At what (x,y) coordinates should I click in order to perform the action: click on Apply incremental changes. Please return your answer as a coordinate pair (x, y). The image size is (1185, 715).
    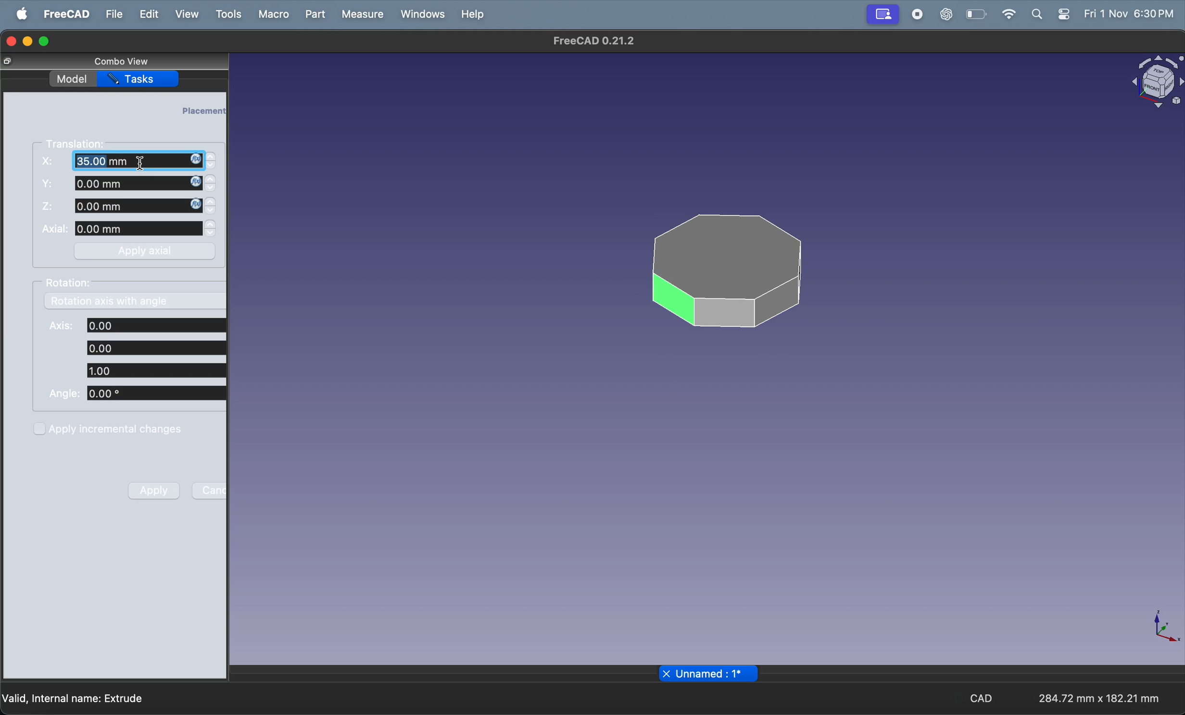
    Looking at the image, I should click on (109, 428).